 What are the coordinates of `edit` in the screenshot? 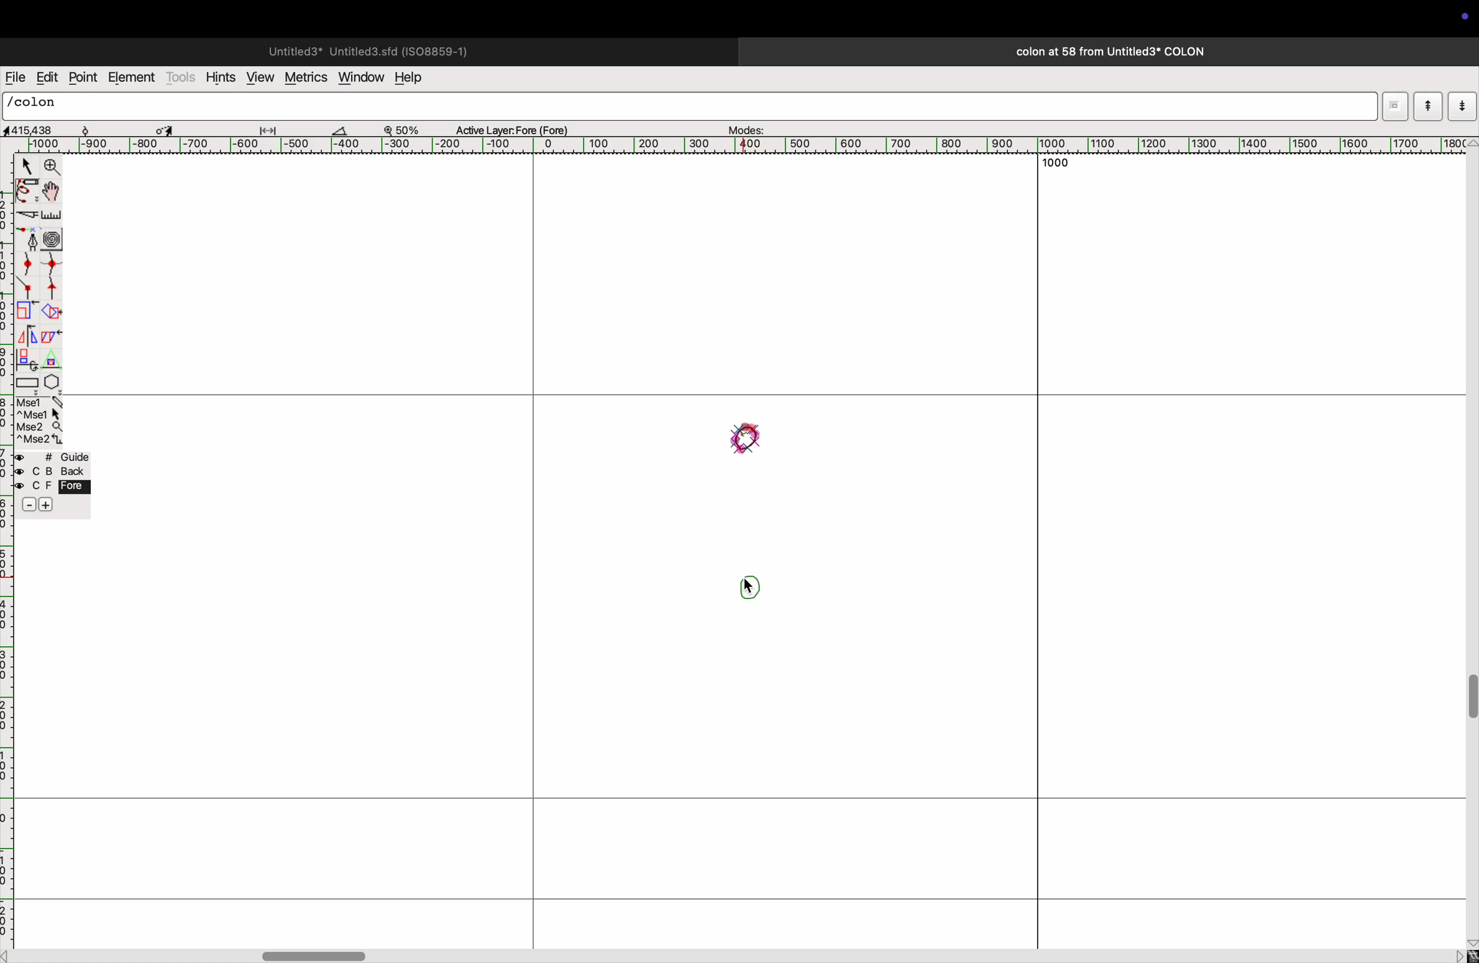 It's located at (47, 77).